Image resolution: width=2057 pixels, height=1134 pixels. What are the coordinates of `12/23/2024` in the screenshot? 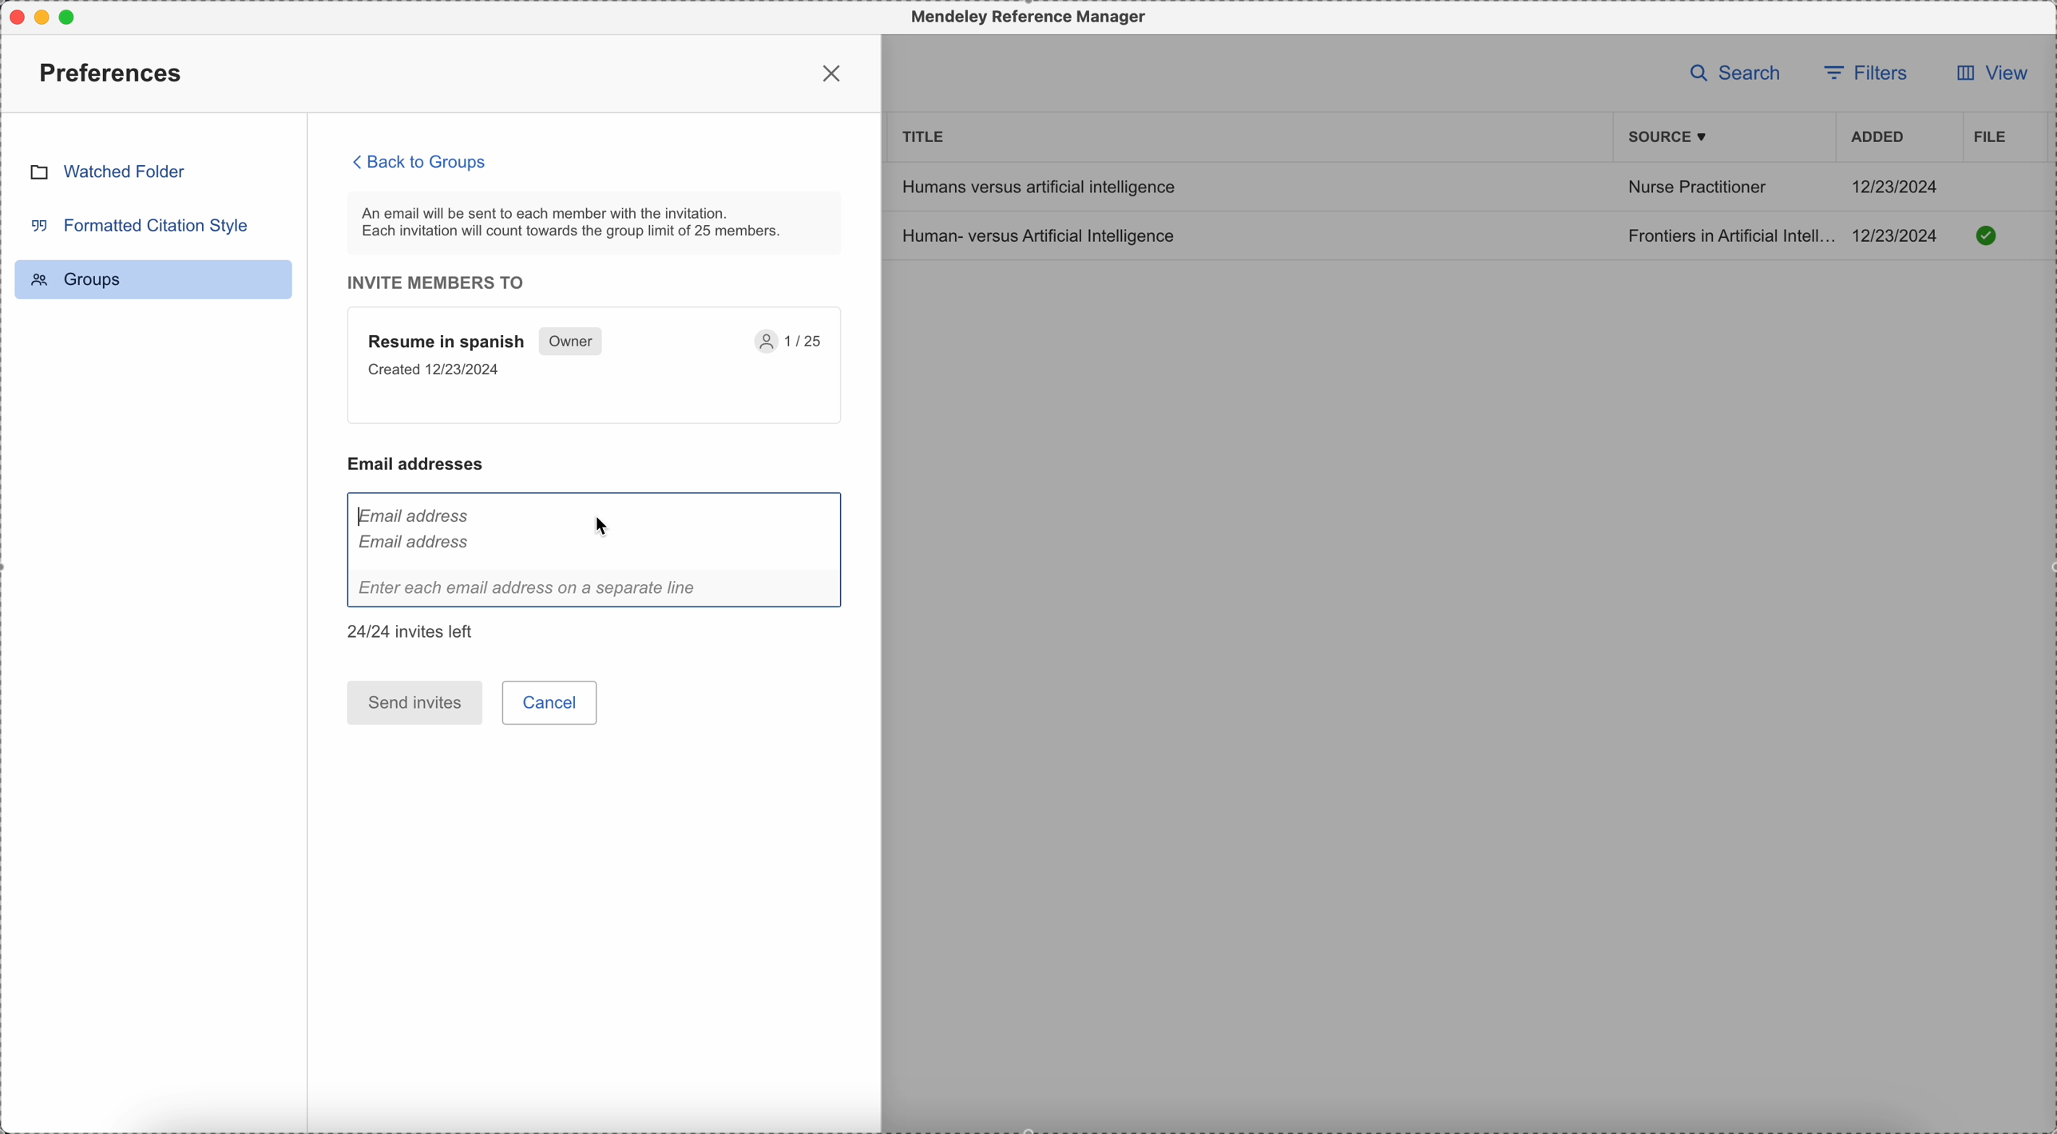 It's located at (1900, 235).